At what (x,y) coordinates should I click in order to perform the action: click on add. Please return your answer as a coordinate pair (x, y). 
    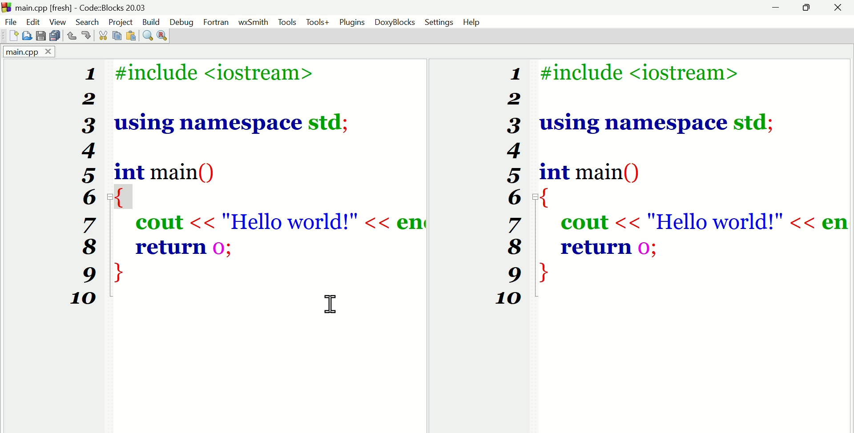
    Looking at the image, I should click on (13, 36).